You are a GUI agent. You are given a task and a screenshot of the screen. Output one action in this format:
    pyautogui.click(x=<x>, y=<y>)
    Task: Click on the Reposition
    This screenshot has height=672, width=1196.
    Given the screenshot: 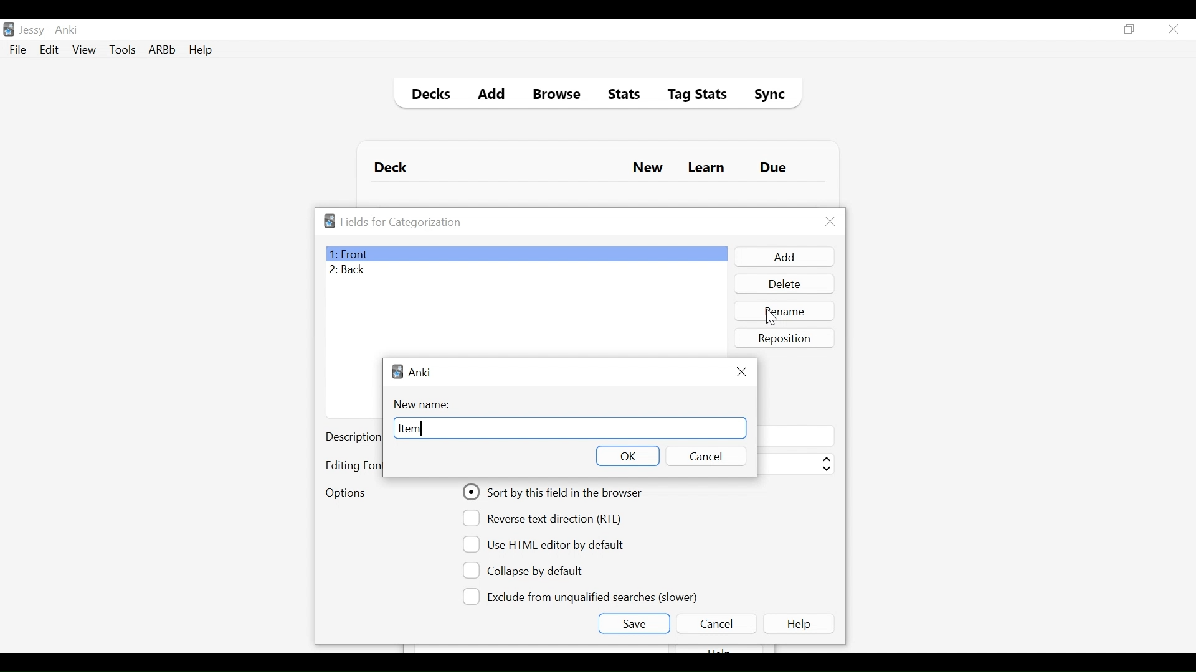 What is the action you would take?
    pyautogui.click(x=785, y=338)
    